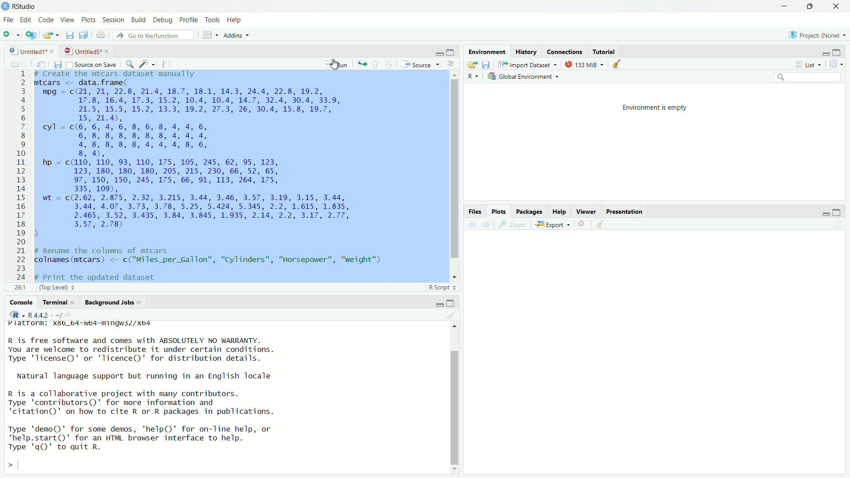 The image size is (850, 478). Describe the element at coordinates (582, 225) in the screenshot. I see `close` at that location.